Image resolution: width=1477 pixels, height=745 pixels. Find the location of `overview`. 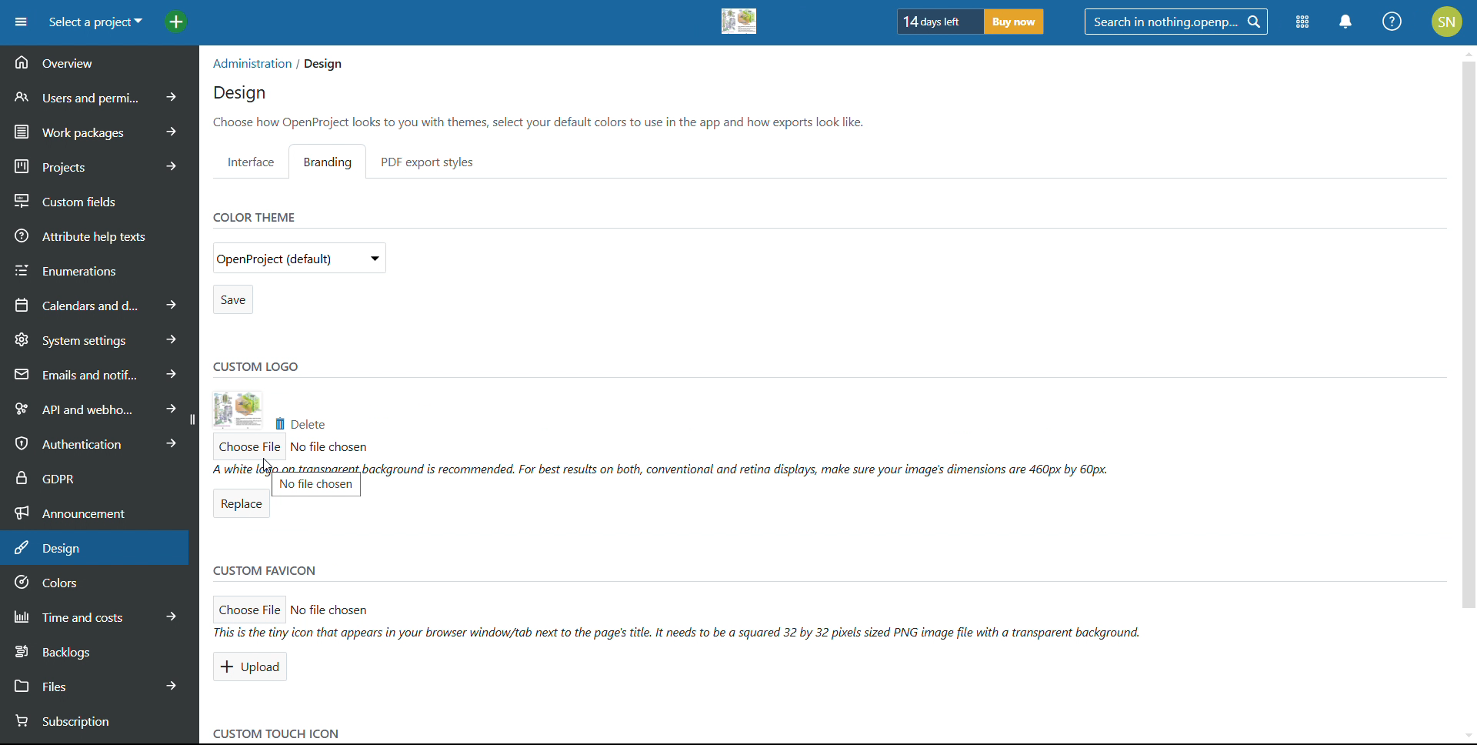

overview is located at coordinates (98, 63).